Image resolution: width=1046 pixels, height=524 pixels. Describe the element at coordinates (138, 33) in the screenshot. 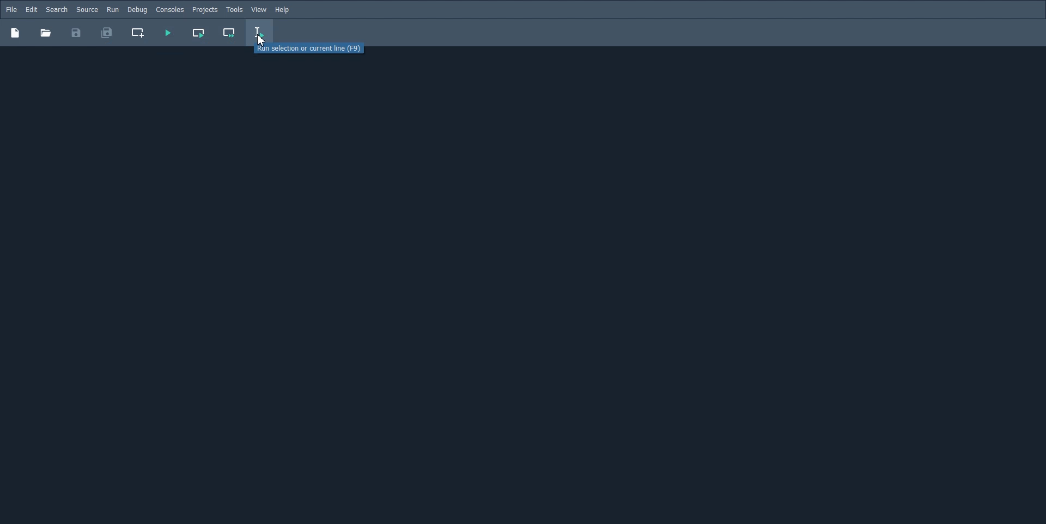

I see `Create new cell` at that location.